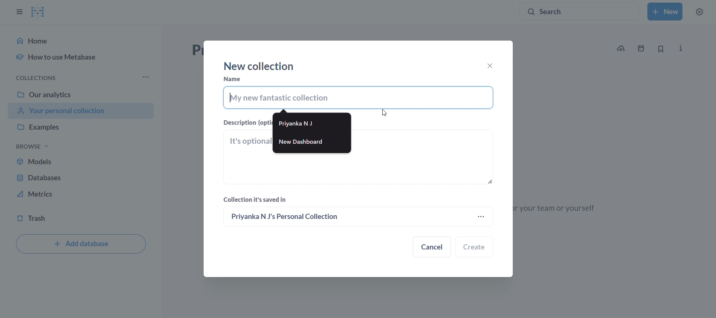  What do you see at coordinates (146, 77) in the screenshot?
I see `more` at bounding box center [146, 77].